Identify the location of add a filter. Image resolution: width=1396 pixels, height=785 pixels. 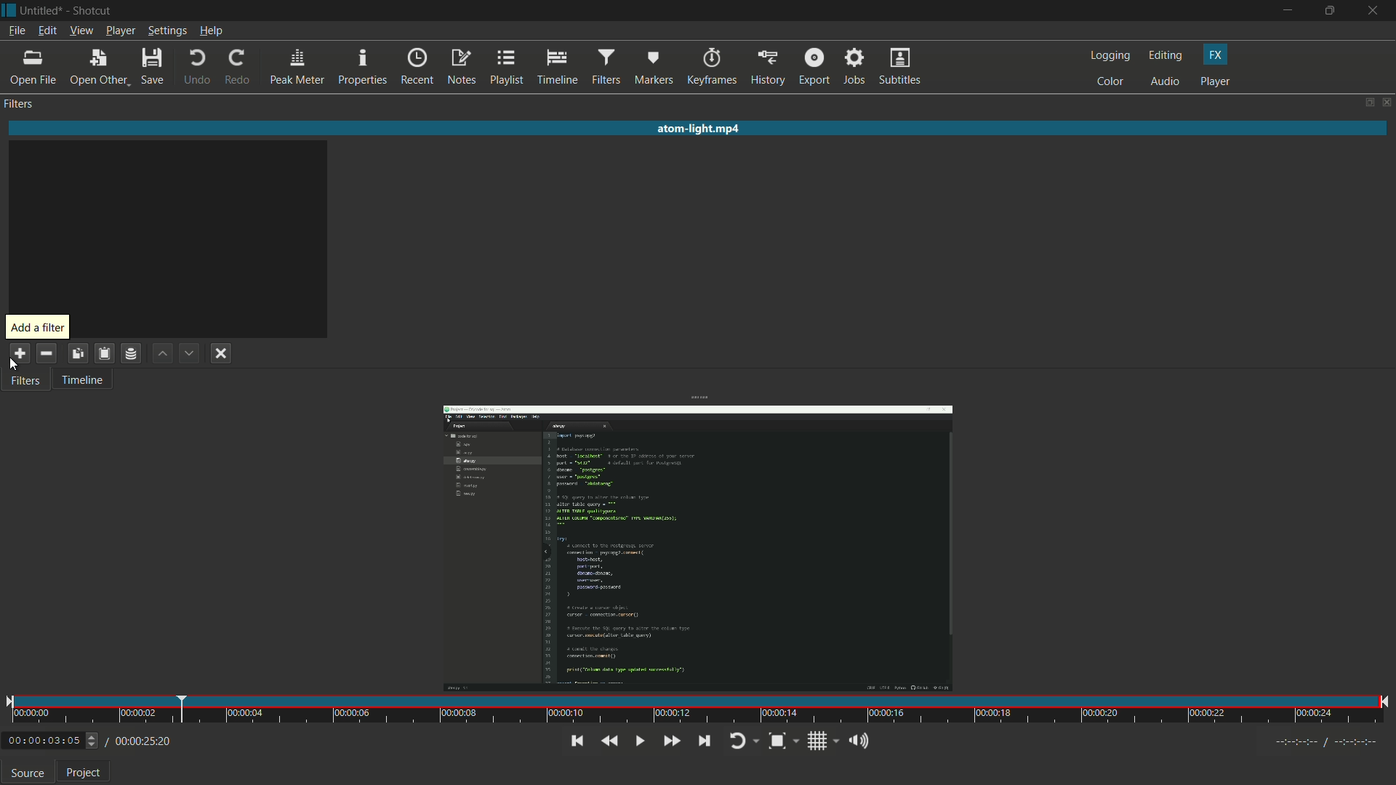
(37, 326).